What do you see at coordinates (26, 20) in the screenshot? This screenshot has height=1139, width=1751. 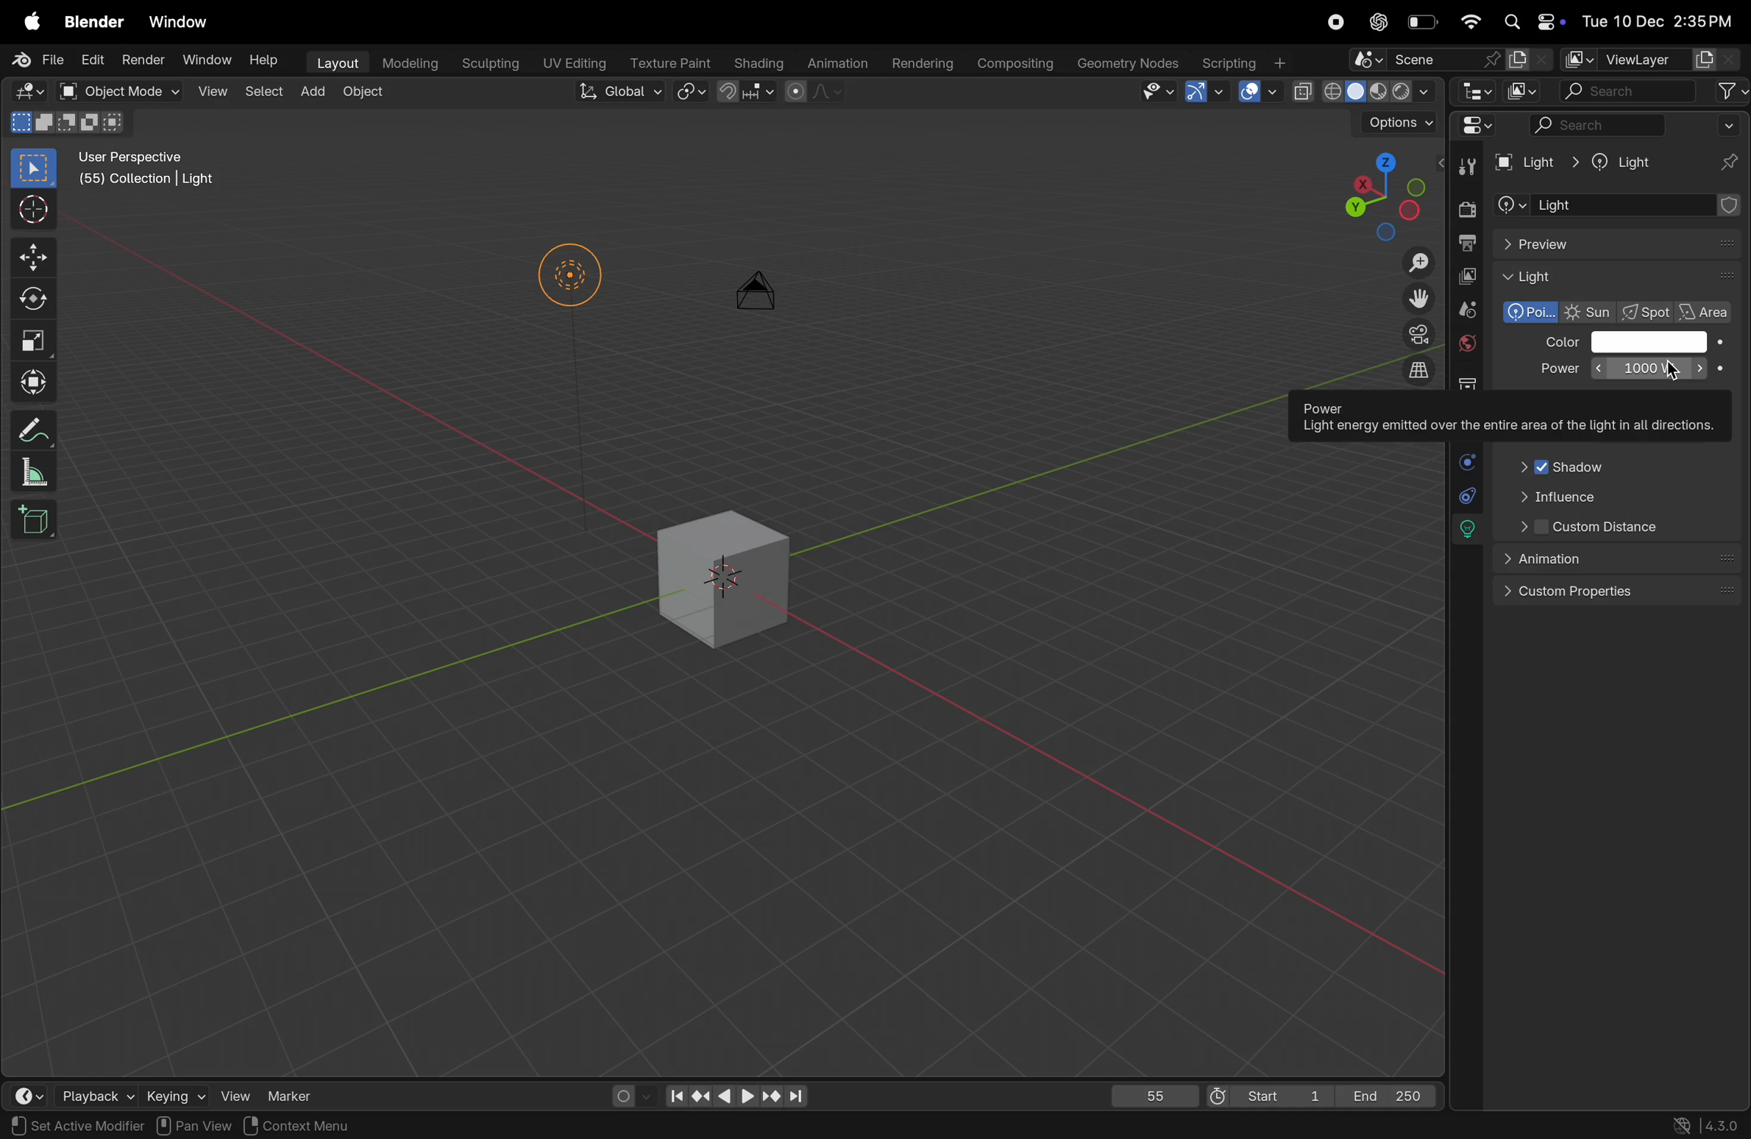 I see `apple menu` at bounding box center [26, 20].